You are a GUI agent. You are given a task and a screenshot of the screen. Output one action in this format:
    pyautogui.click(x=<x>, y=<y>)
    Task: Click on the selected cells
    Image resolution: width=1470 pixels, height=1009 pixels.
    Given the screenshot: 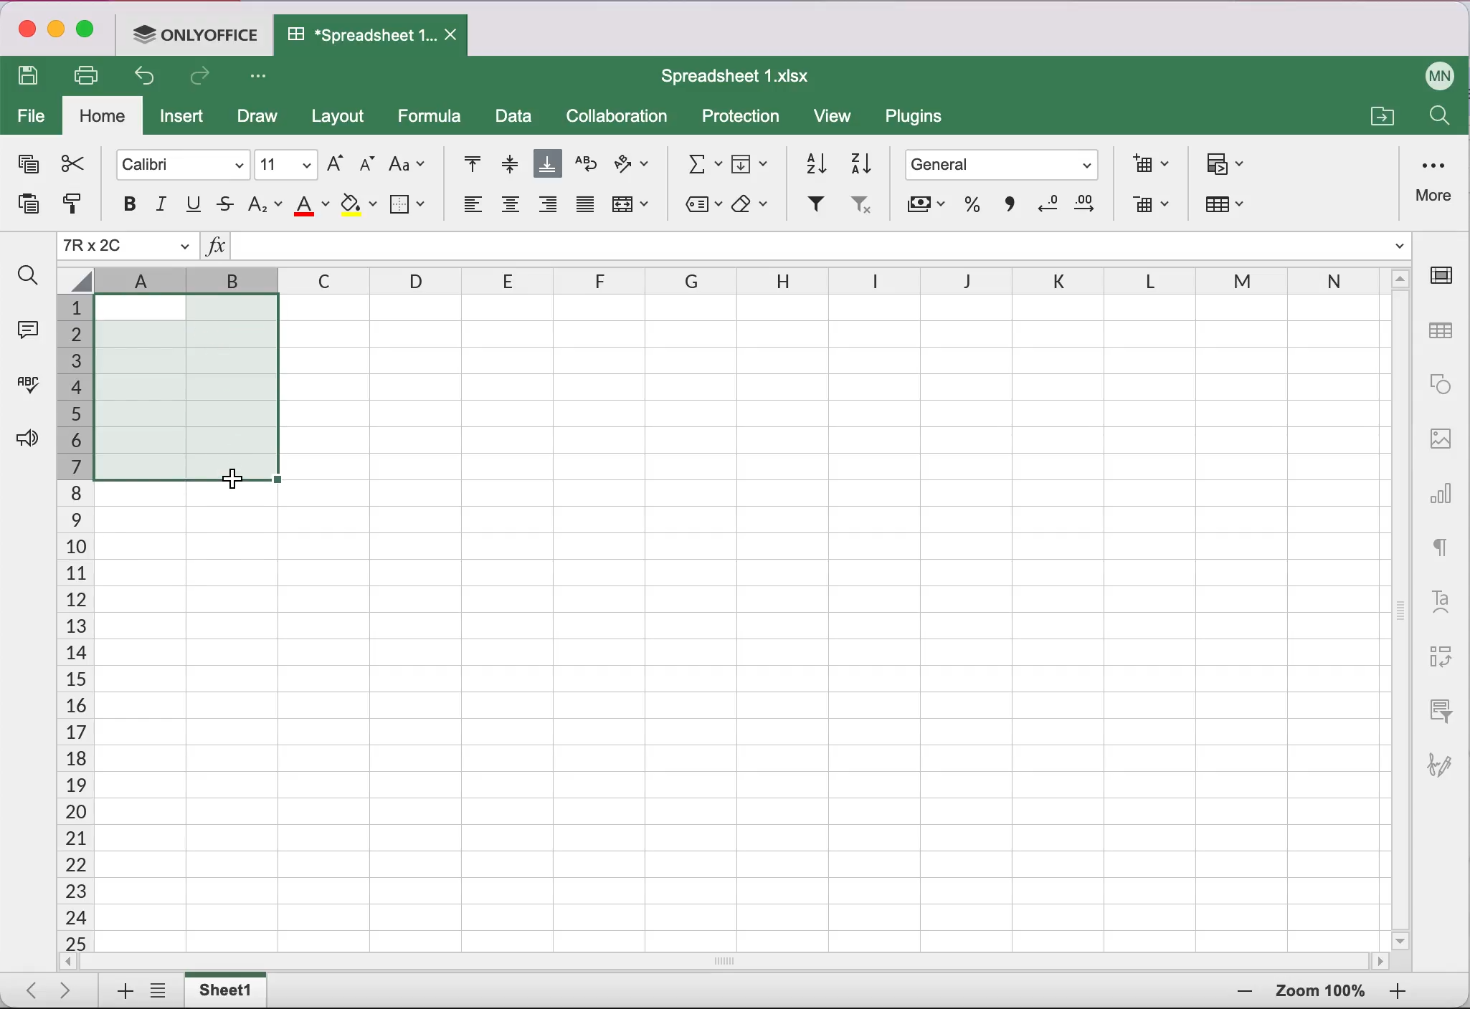 What is the action you would take?
    pyautogui.click(x=186, y=386)
    